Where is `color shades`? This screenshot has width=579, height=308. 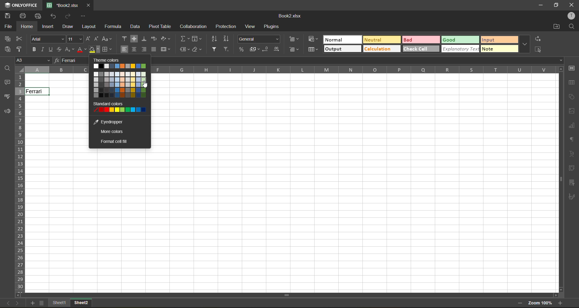 color shades is located at coordinates (121, 87).